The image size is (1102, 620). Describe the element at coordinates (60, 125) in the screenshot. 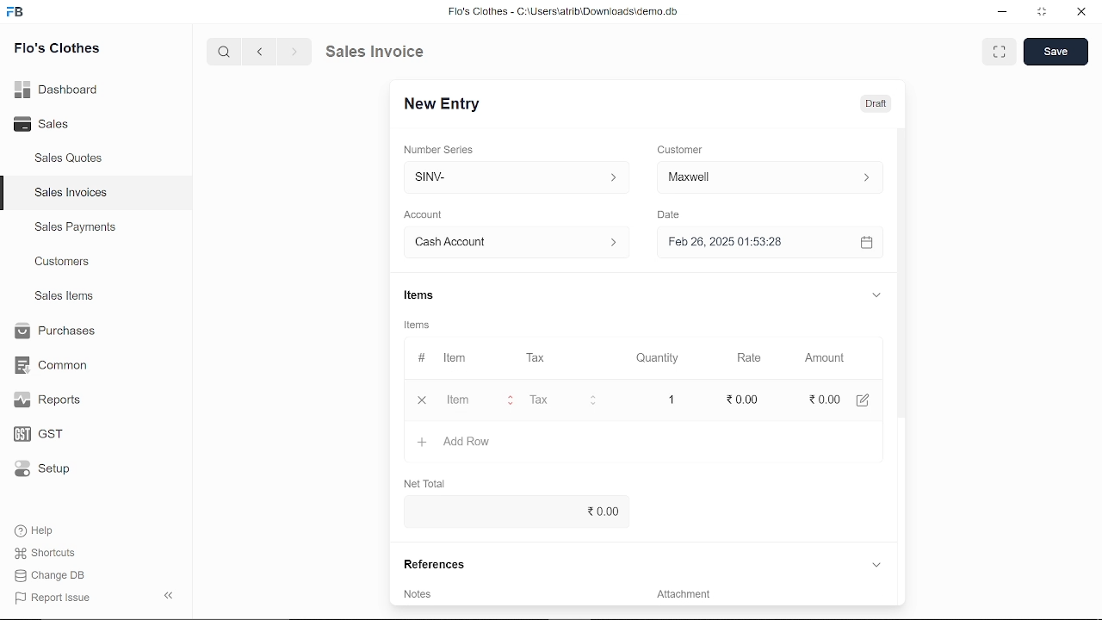

I see `Sales` at that location.